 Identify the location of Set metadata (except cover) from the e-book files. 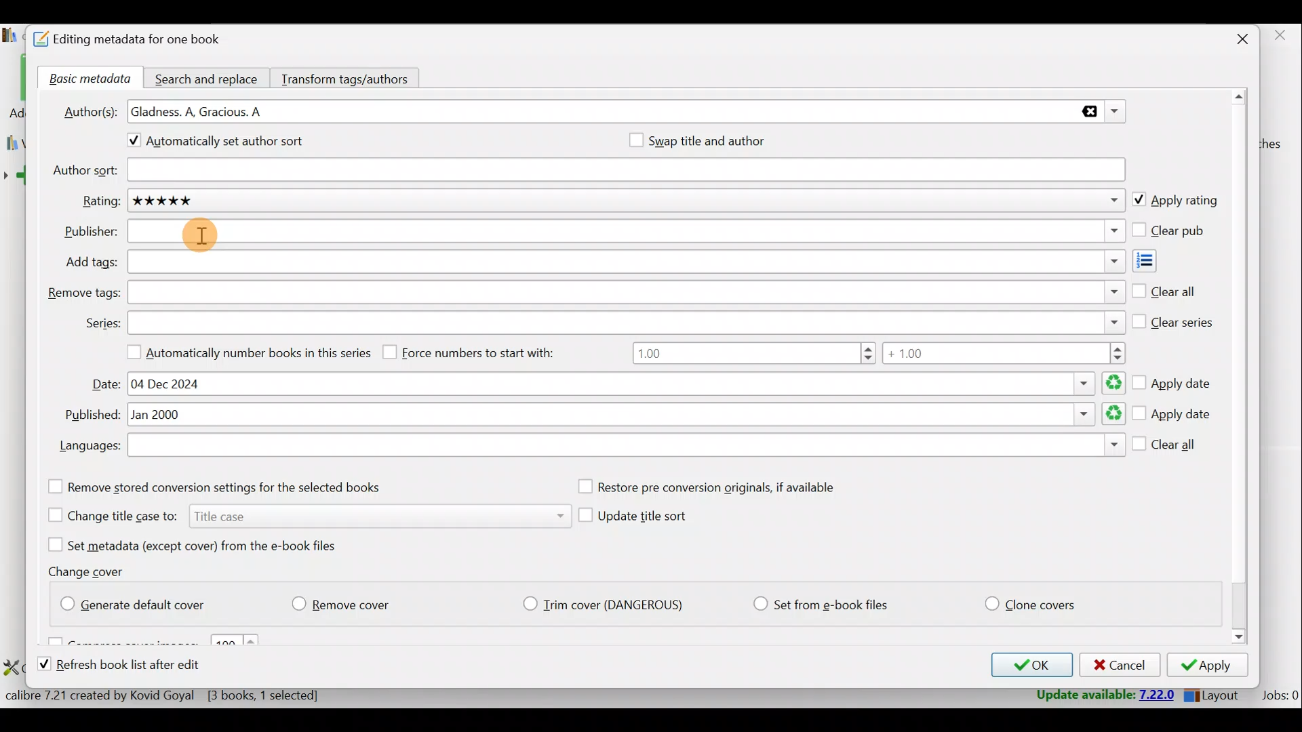
(209, 544).